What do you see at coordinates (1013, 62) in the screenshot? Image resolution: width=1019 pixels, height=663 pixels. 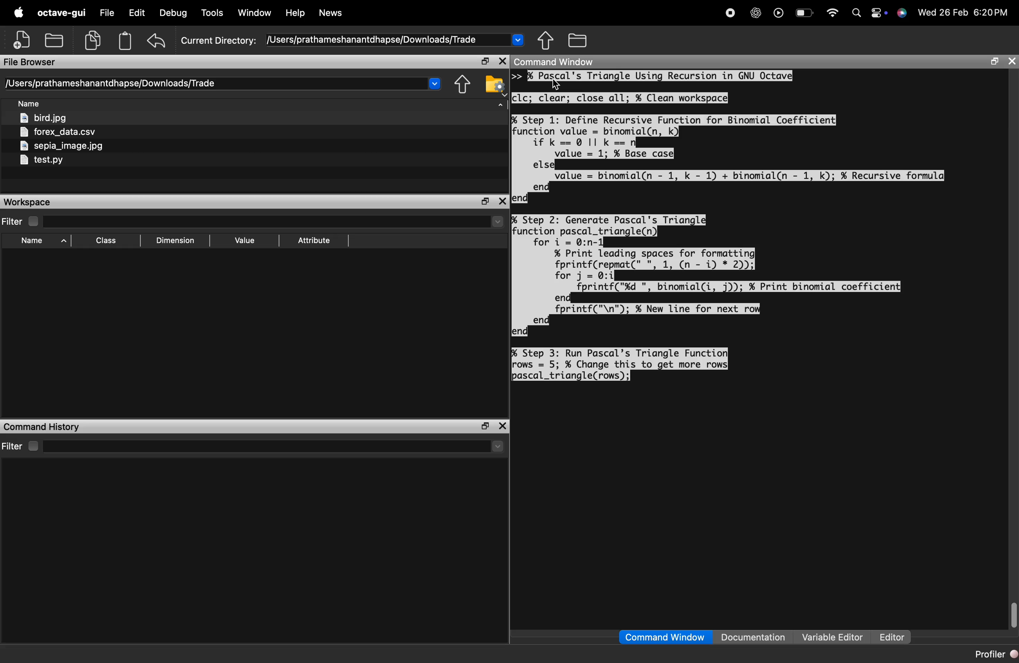 I see `close` at bounding box center [1013, 62].